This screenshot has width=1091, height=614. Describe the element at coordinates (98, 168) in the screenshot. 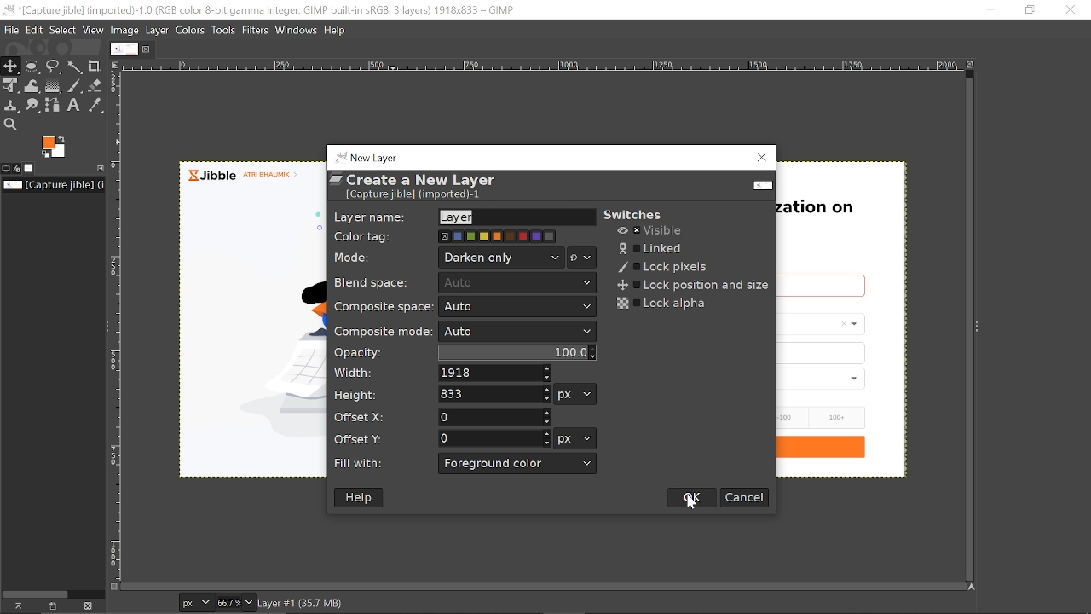

I see `Configure this tab` at that location.